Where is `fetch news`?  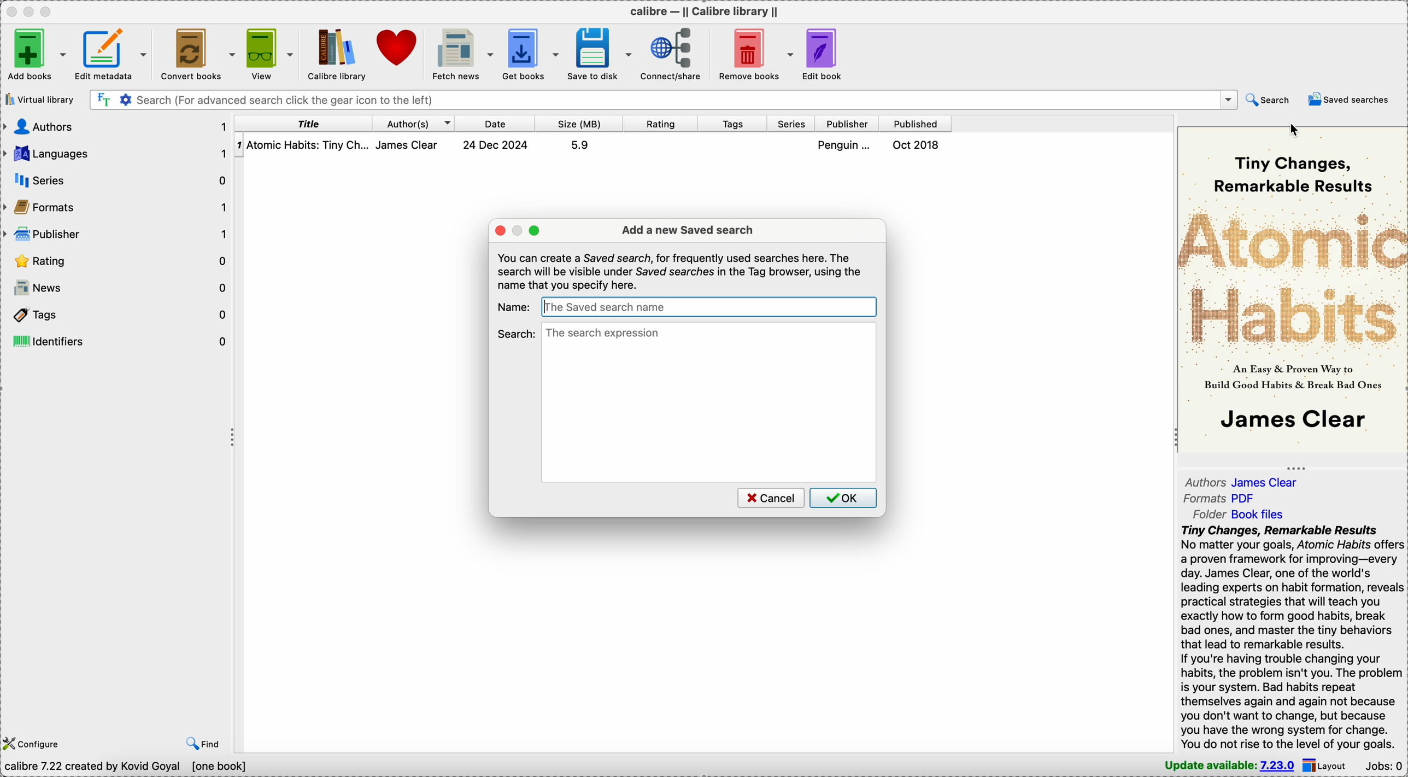
fetch news is located at coordinates (464, 52).